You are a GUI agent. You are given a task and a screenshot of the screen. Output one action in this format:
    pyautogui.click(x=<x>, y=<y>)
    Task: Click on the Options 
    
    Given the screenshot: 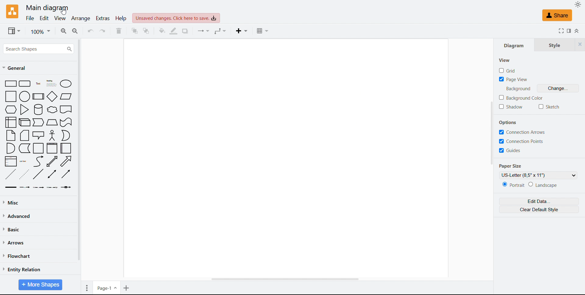 What is the action you would take?
    pyautogui.click(x=508, y=123)
    